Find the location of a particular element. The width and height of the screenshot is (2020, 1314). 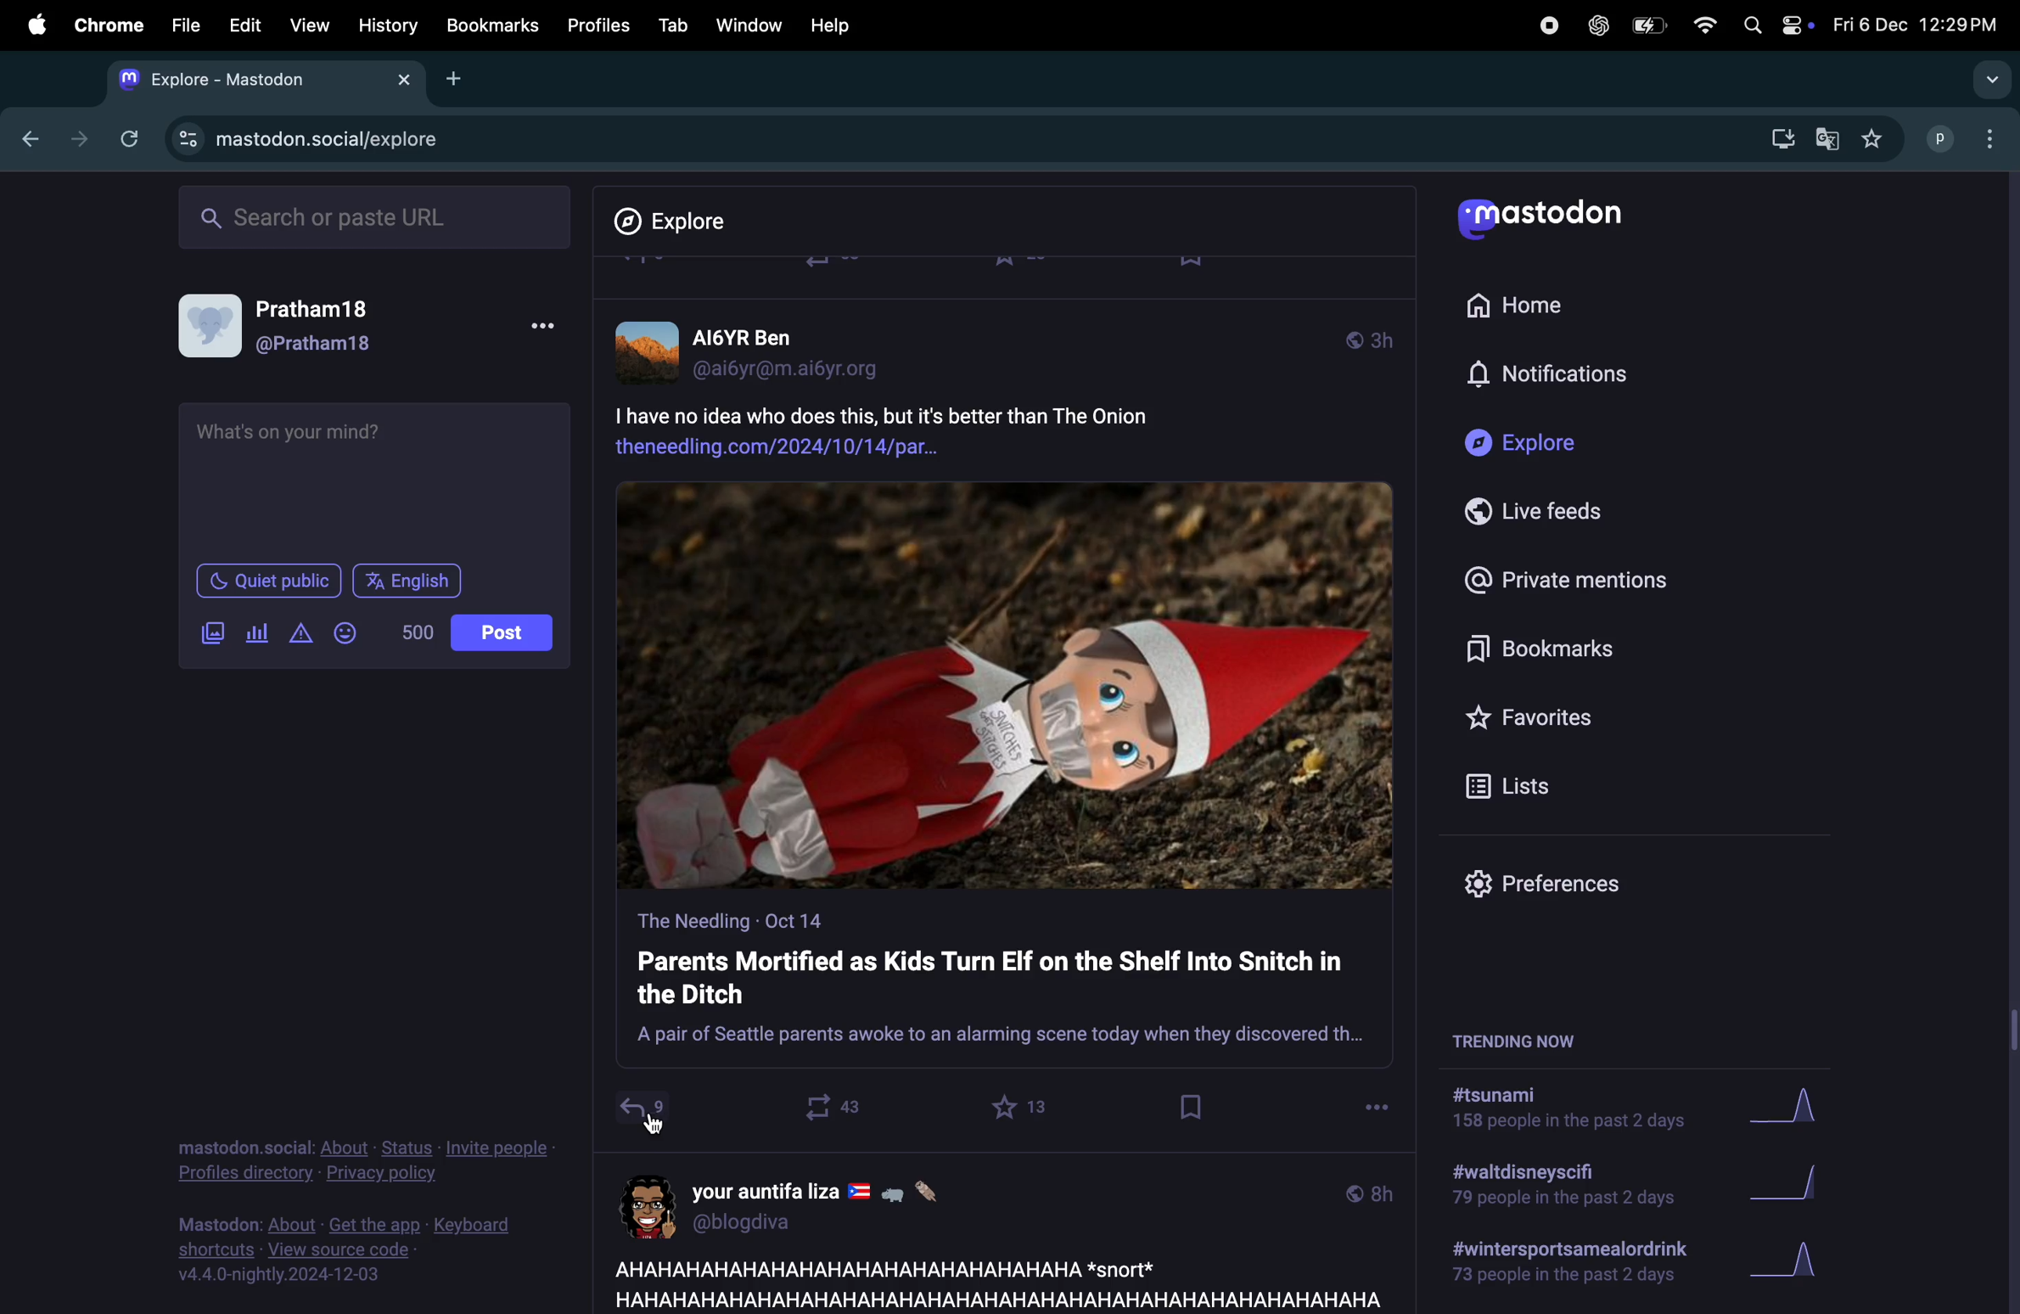

view is located at coordinates (305, 26).